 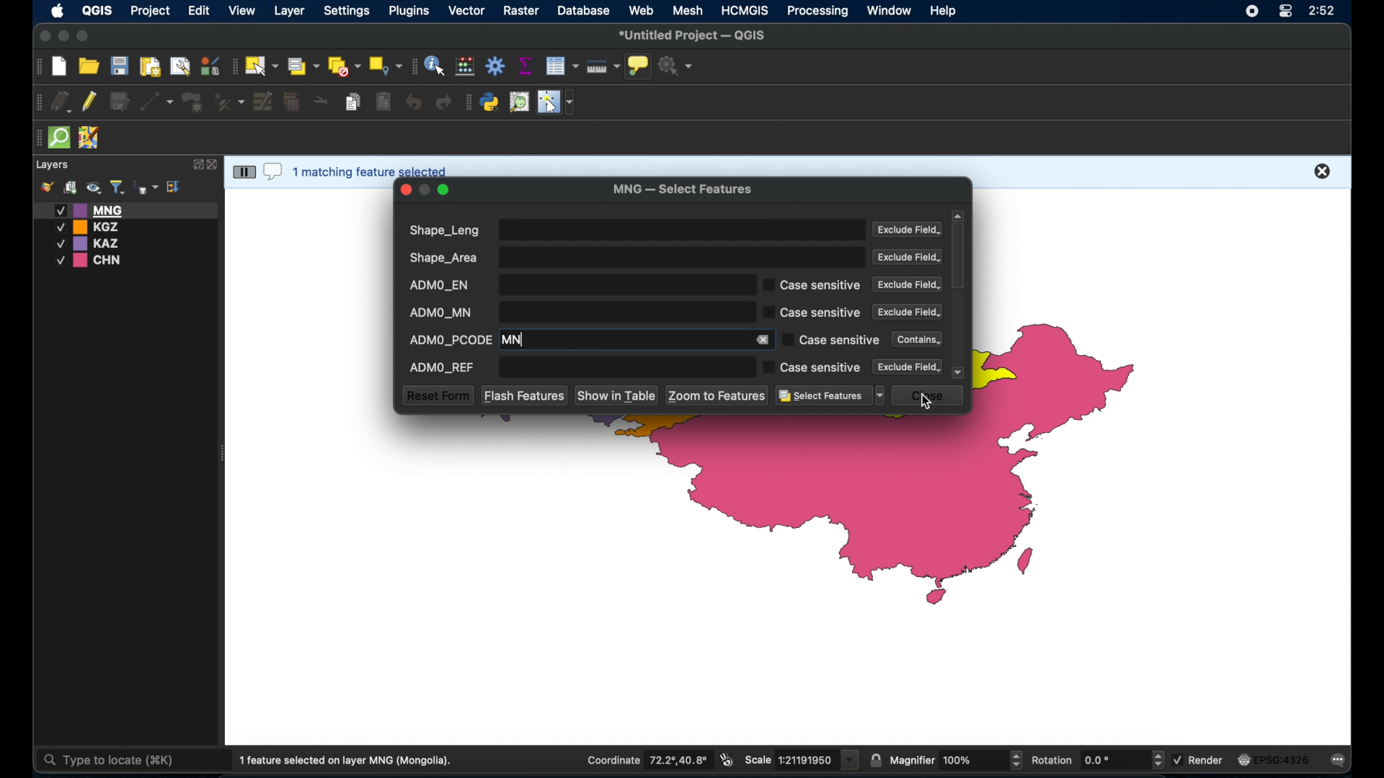 What do you see at coordinates (126, 210) in the screenshot?
I see `MNG` at bounding box center [126, 210].